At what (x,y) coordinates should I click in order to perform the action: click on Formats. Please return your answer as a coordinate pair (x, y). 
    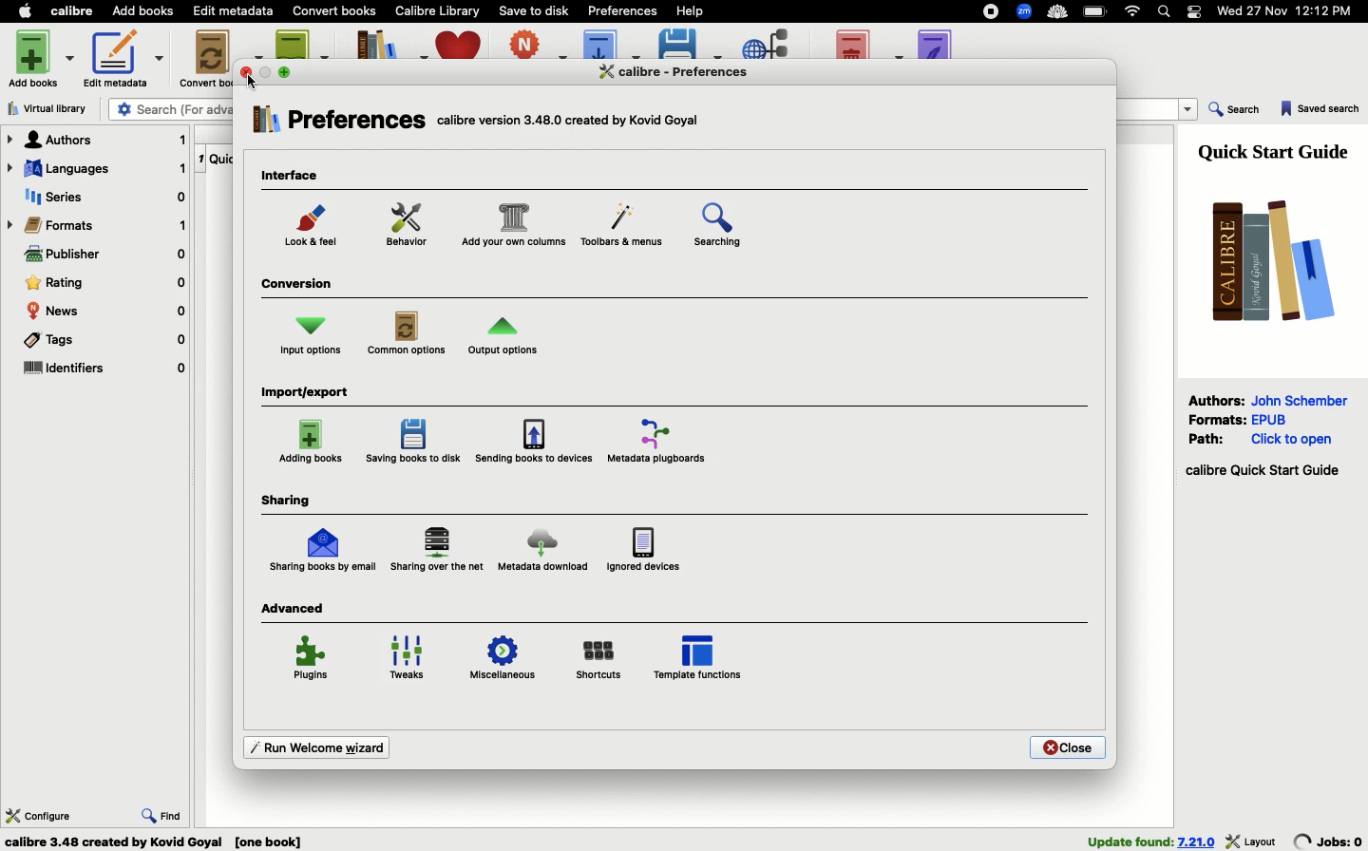
    Looking at the image, I should click on (98, 225).